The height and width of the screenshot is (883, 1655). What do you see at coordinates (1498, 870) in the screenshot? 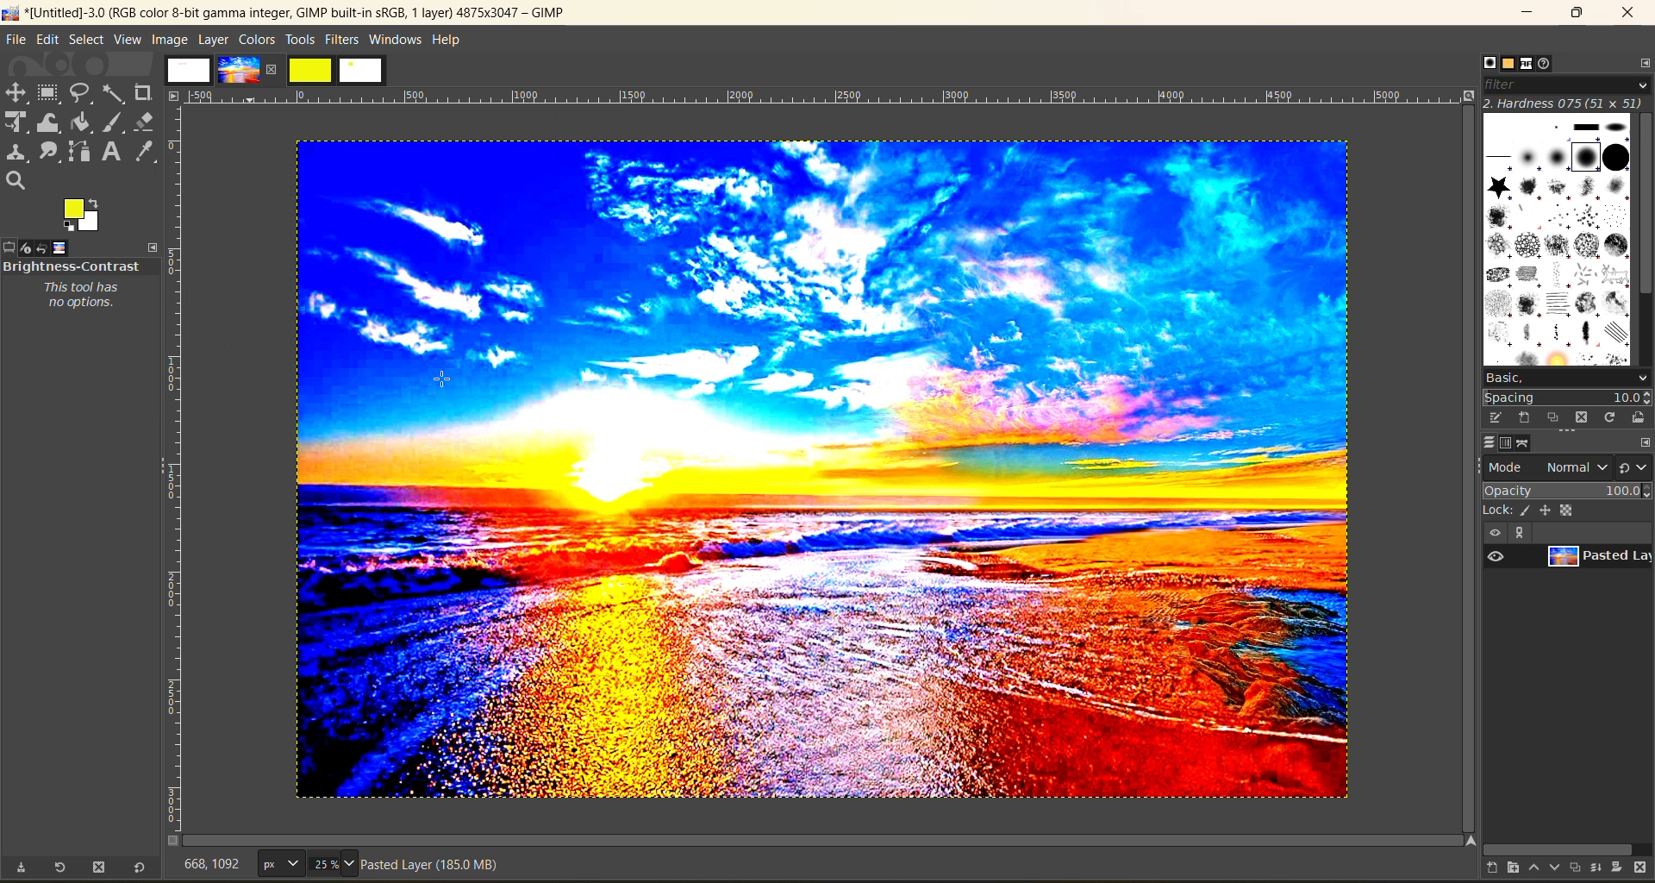
I see `create a new layer` at bounding box center [1498, 870].